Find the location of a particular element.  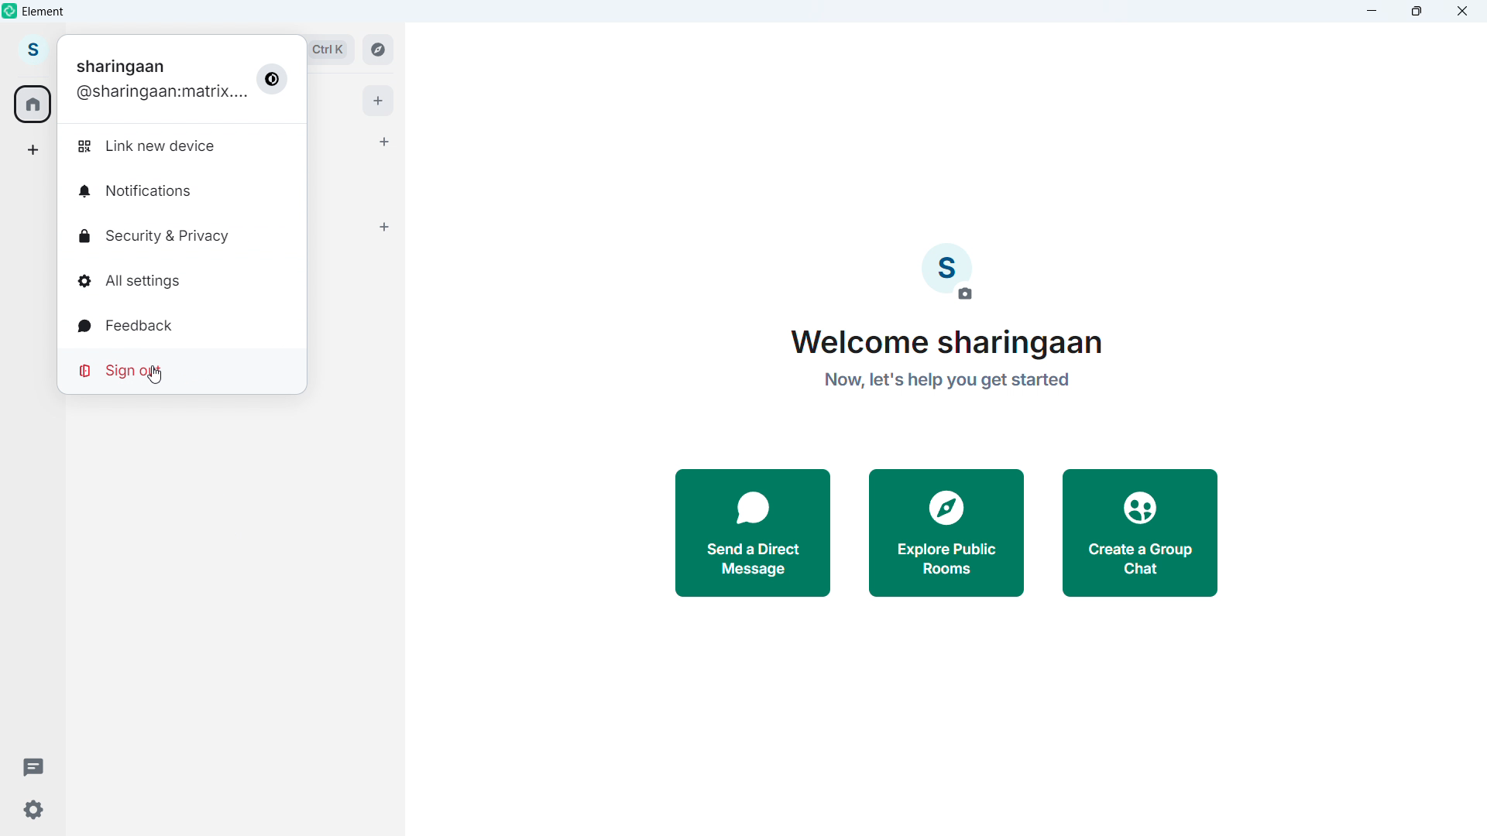

Feedback  is located at coordinates (125, 325).